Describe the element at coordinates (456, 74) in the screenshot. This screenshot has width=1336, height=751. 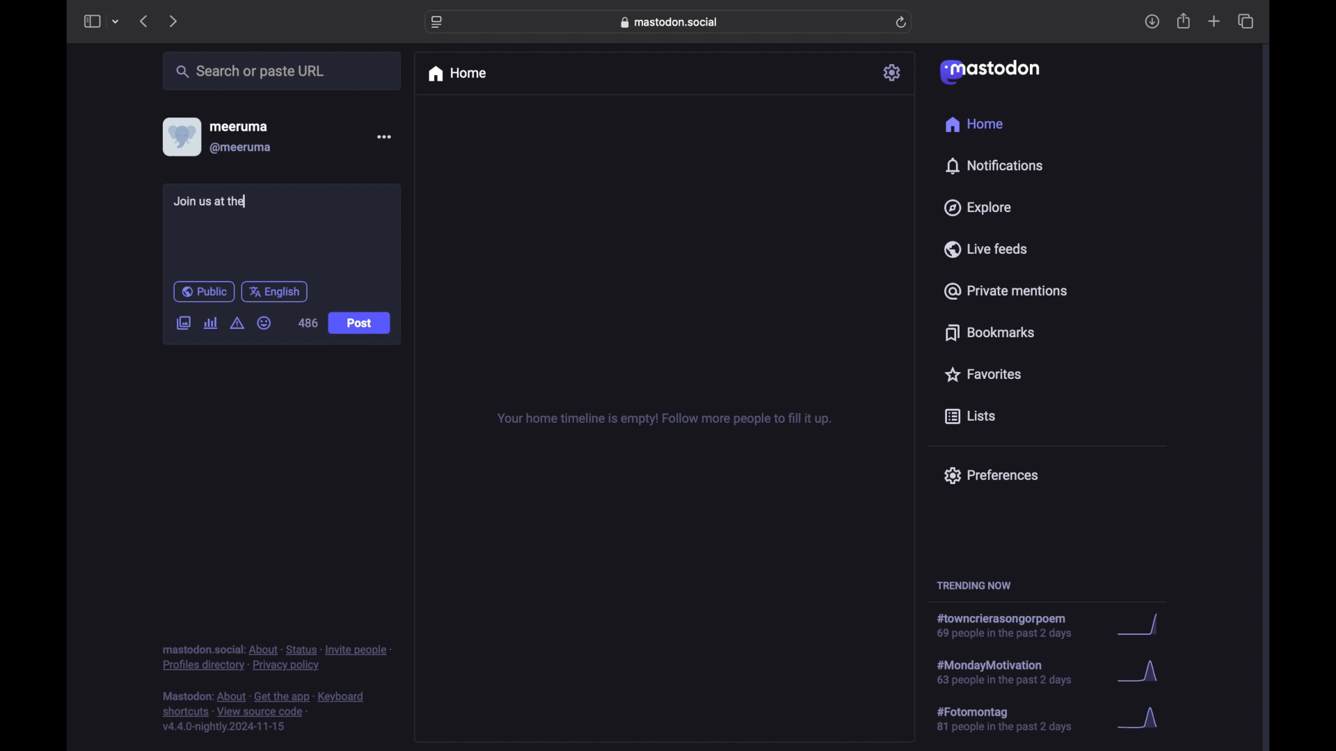
I see `home` at that location.